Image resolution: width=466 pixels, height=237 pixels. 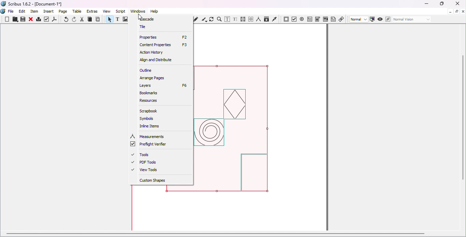 I want to click on Toggle color management system, so click(x=373, y=19).